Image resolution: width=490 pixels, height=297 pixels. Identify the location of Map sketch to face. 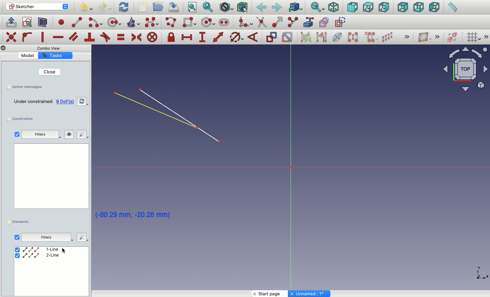
(43, 22).